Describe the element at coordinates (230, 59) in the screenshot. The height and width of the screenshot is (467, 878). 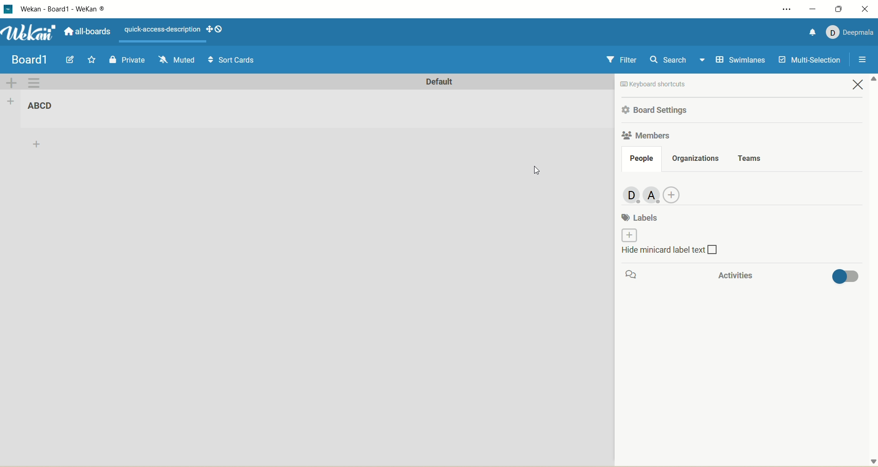
I see `Sort Cards` at that location.